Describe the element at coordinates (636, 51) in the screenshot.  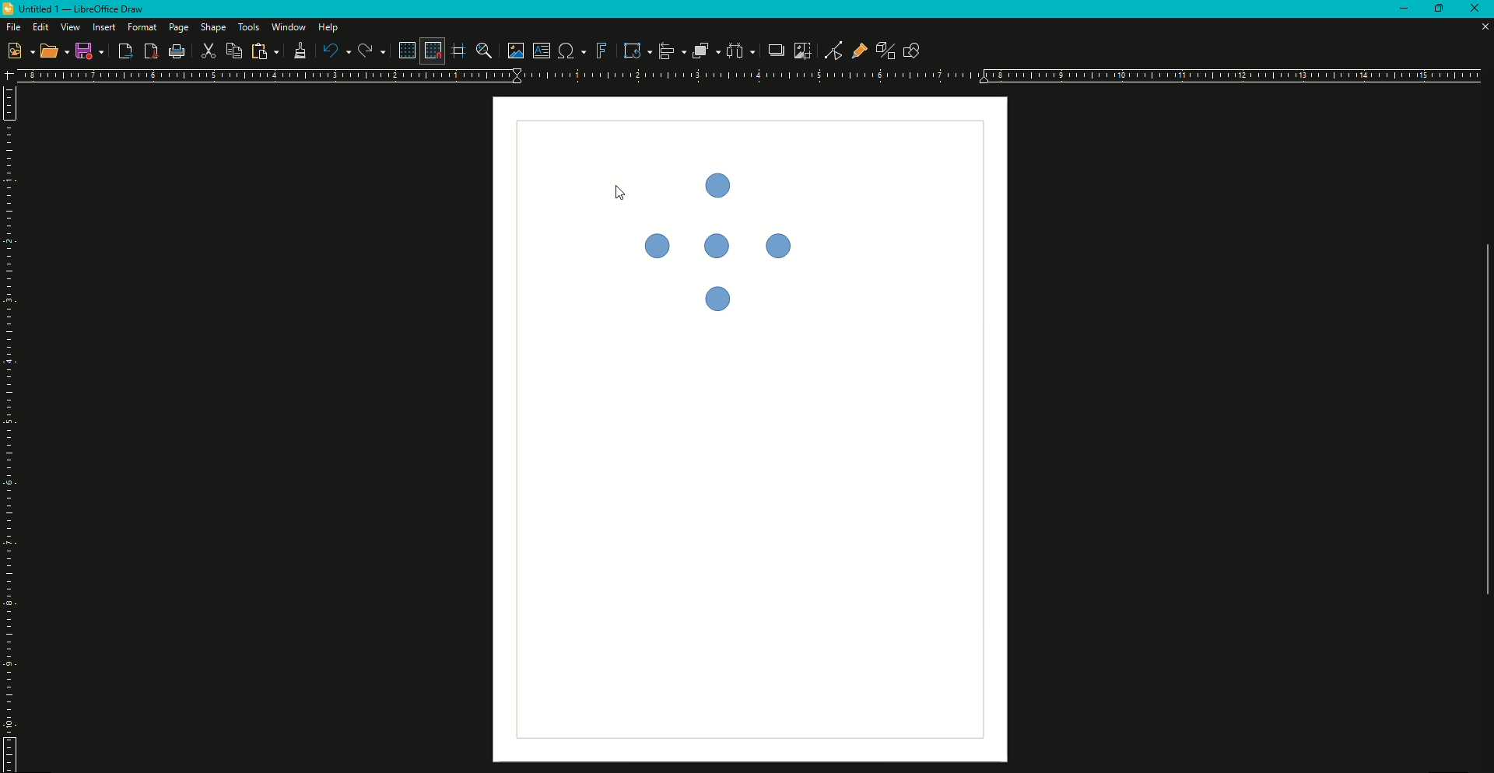
I see `Transformation` at that location.